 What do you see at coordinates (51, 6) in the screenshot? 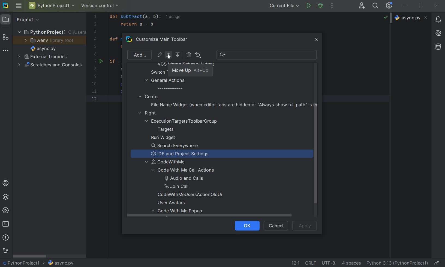
I see `PROJECT NAME` at bounding box center [51, 6].